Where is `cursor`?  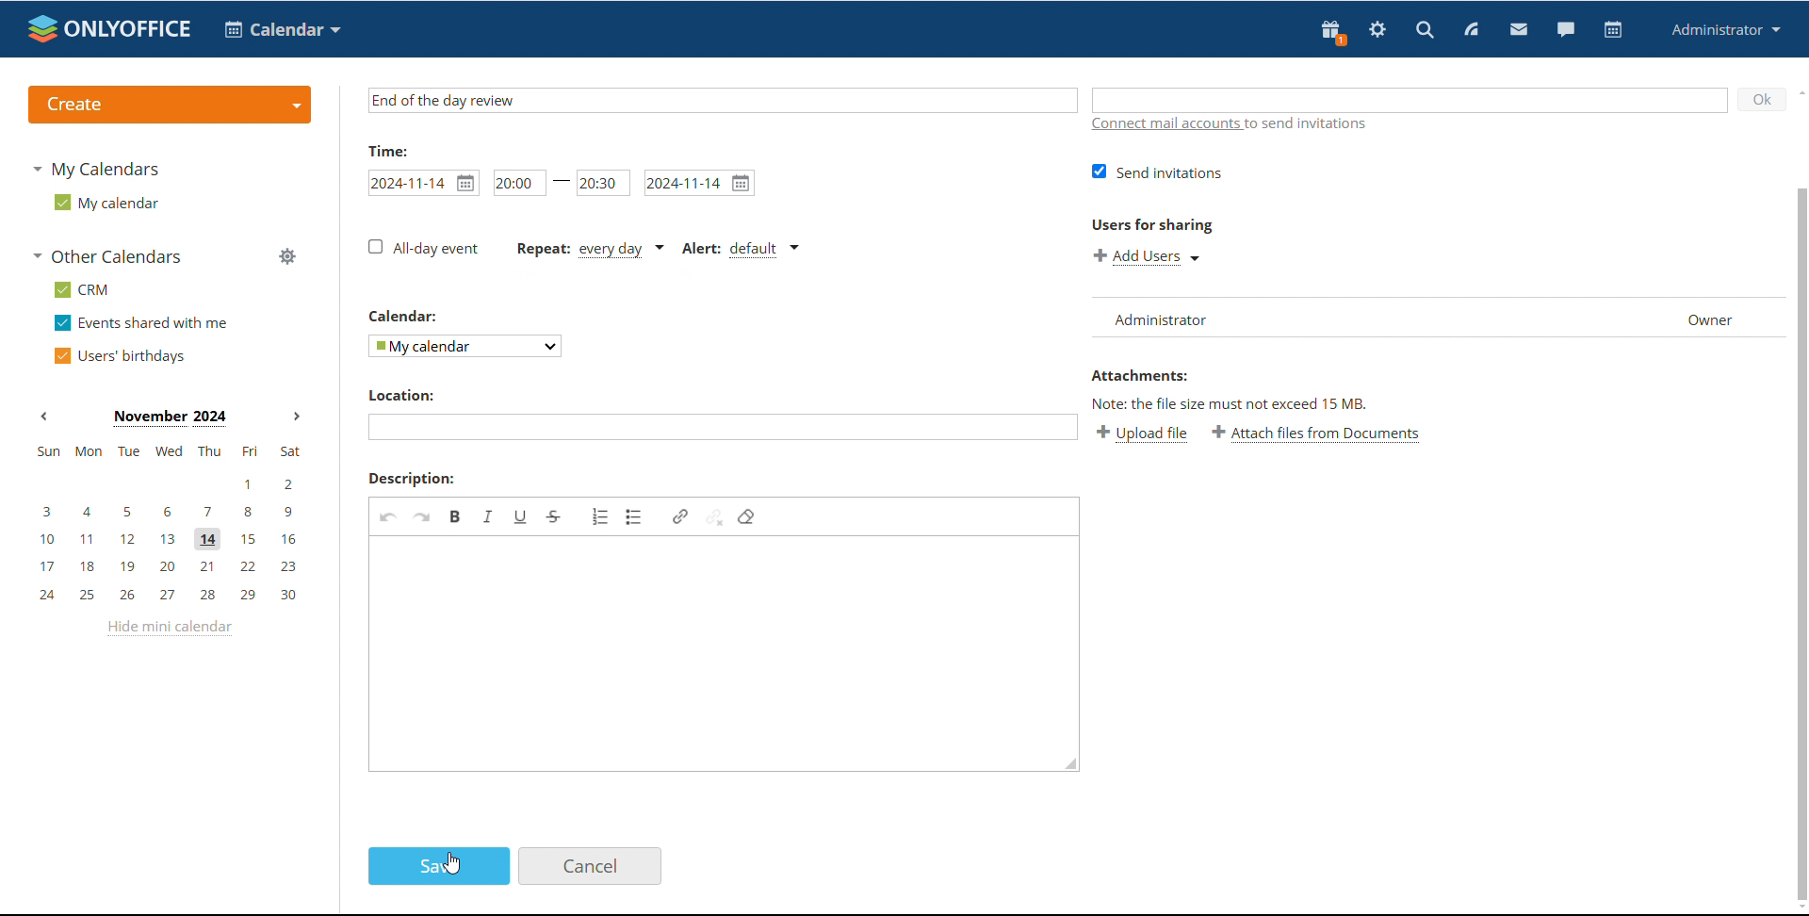
cursor is located at coordinates (452, 863).